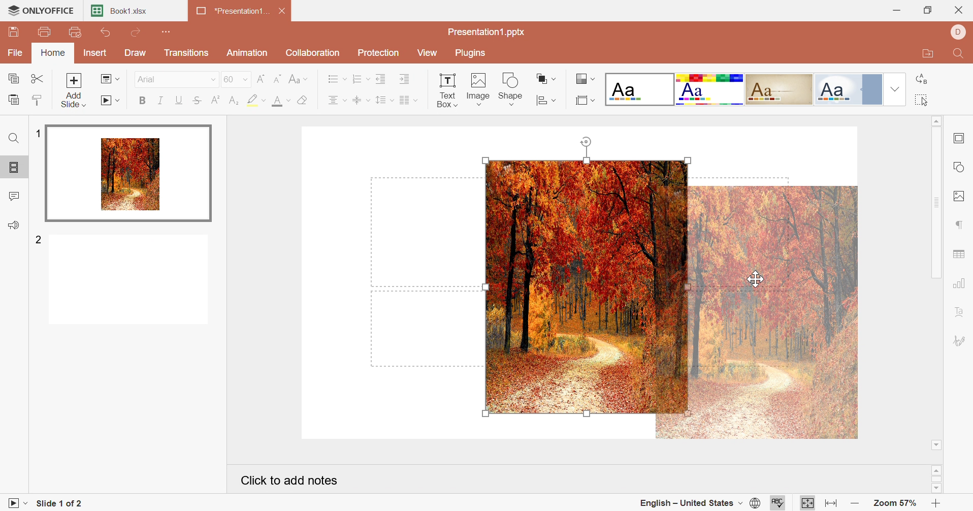 The height and width of the screenshot is (511, 973). What do you see at coordinates (45, 33) in the screenshot?
I see `Print file` at bounding box center [45, 33].